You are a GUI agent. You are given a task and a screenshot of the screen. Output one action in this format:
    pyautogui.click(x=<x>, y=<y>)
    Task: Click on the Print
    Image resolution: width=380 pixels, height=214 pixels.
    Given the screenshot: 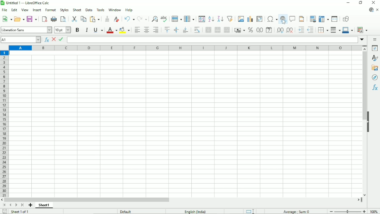 What is the action you would take?
    pyautogui.click(x=54, y=19)
    